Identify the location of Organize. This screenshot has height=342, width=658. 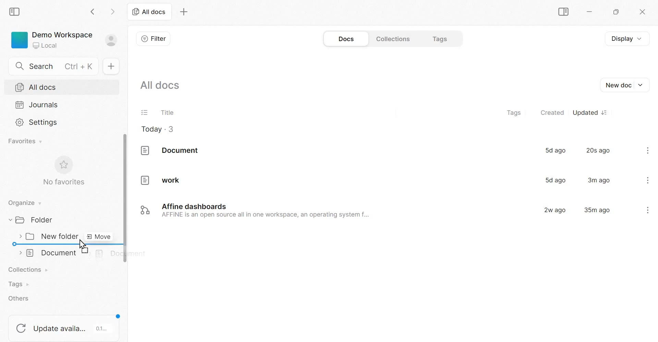
(24, 202).